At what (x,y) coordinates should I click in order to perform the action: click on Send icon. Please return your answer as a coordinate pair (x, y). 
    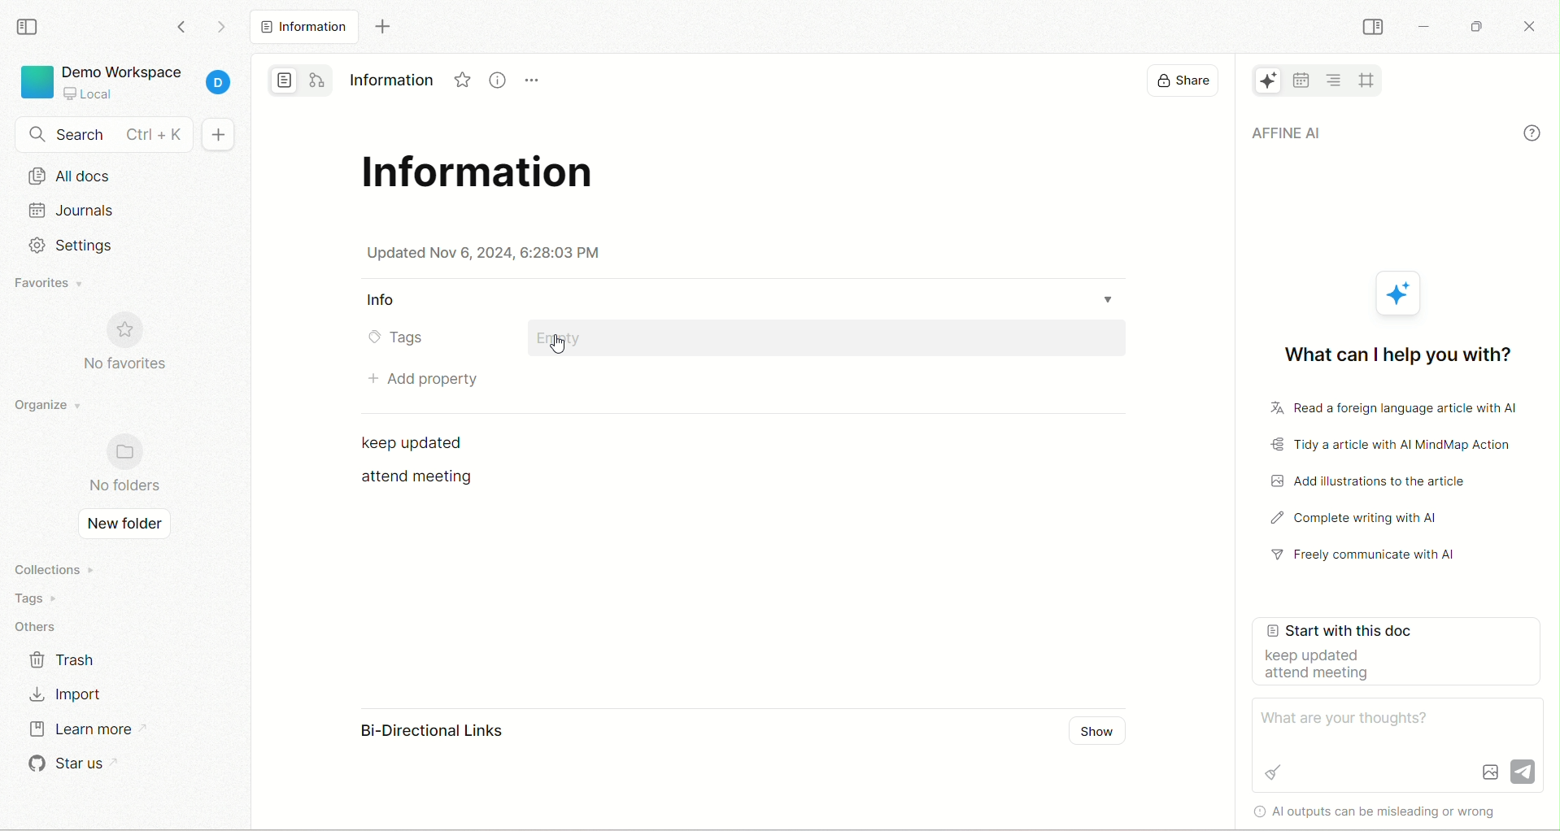
    Looking at the image, I should click on (1524, 772).